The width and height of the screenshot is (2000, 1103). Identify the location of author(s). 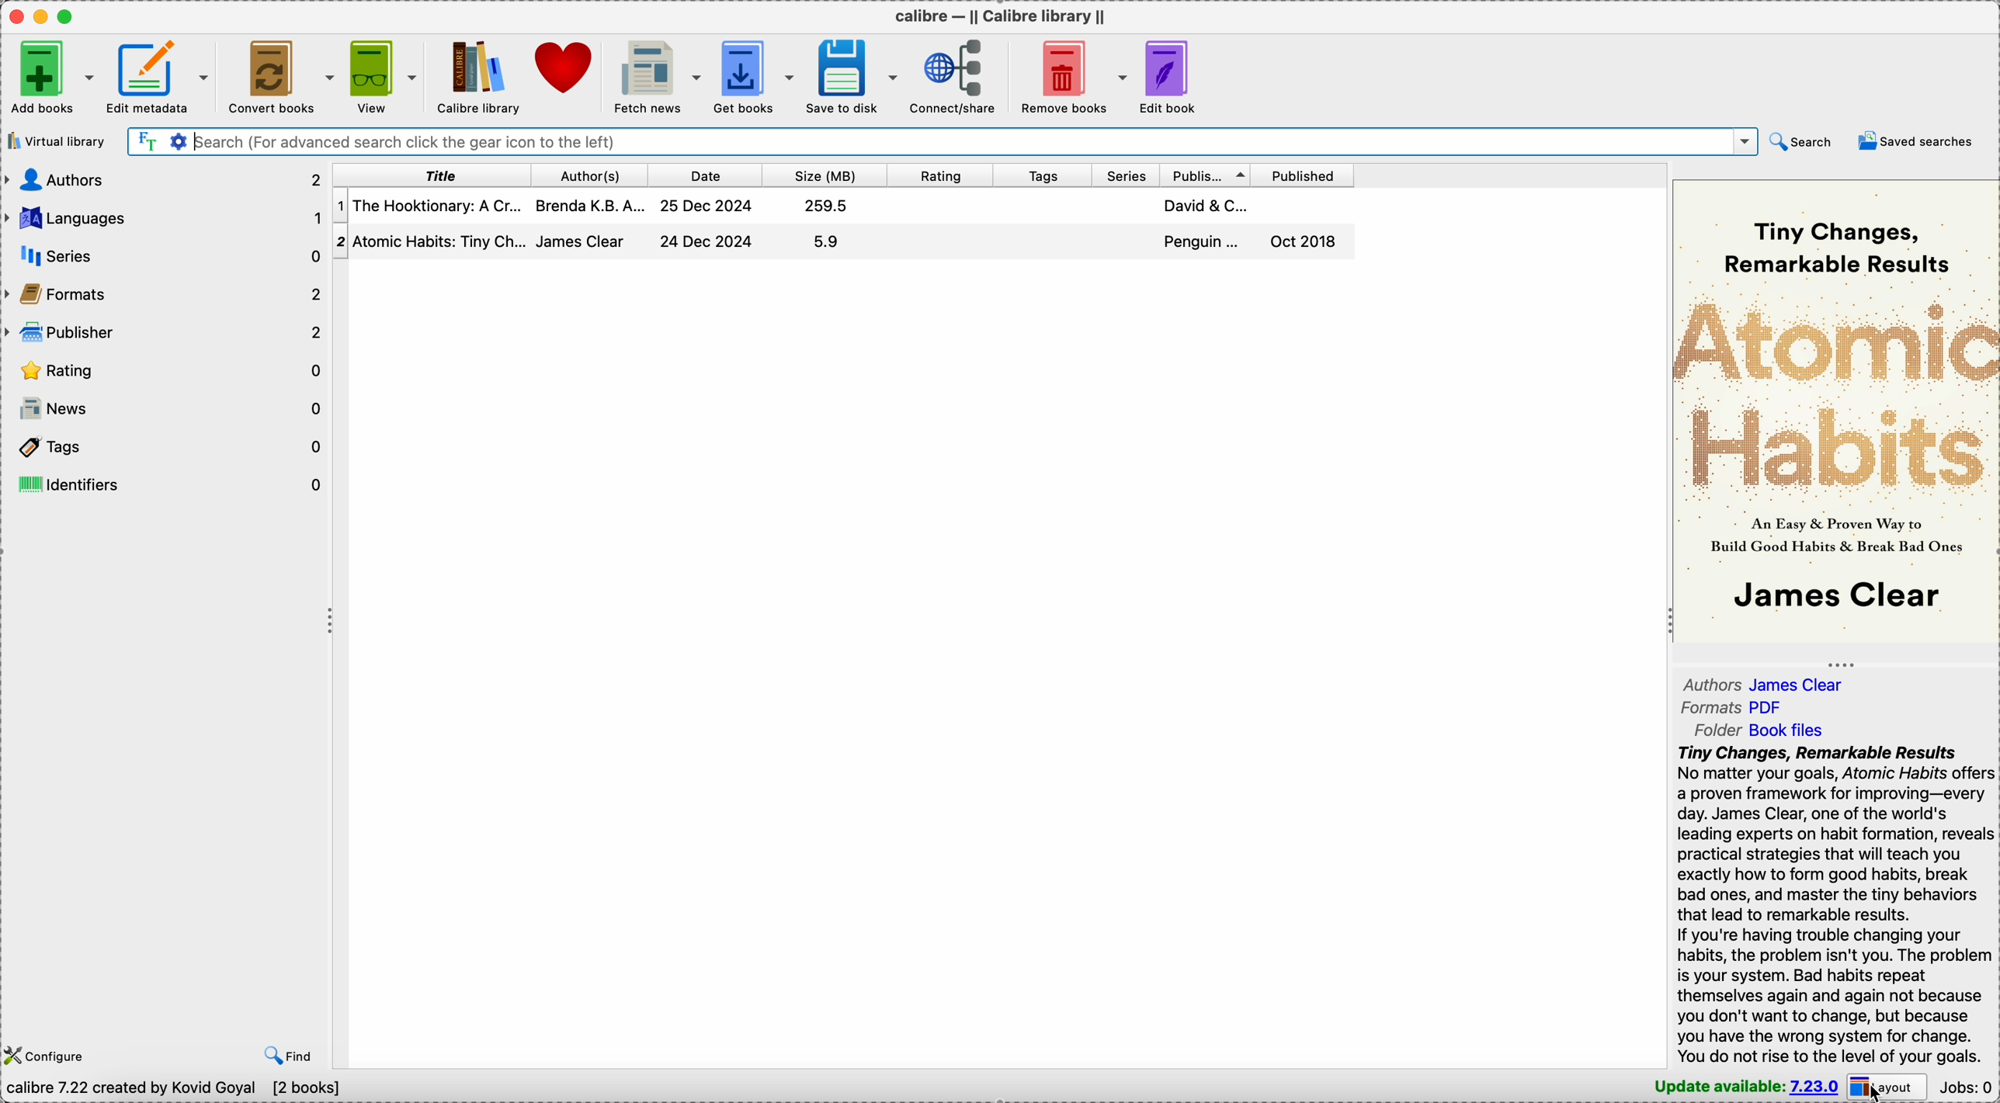
(590, 176).